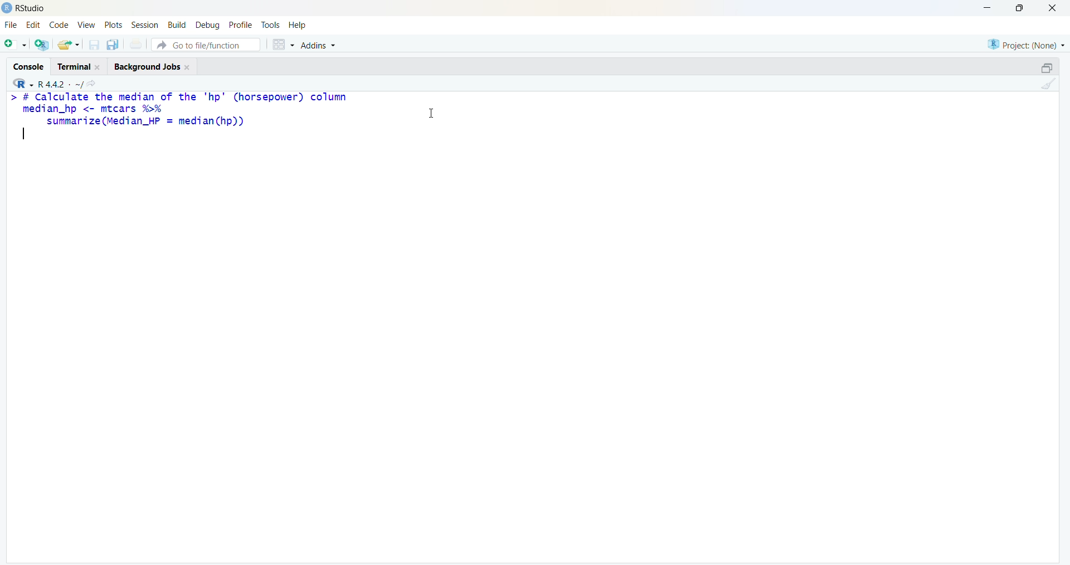 This screenshot has height=565, width=1070. Describe the element at coordinates (61, 84) in the screenshot. I see `R 4.4.2 ~/` at that location.